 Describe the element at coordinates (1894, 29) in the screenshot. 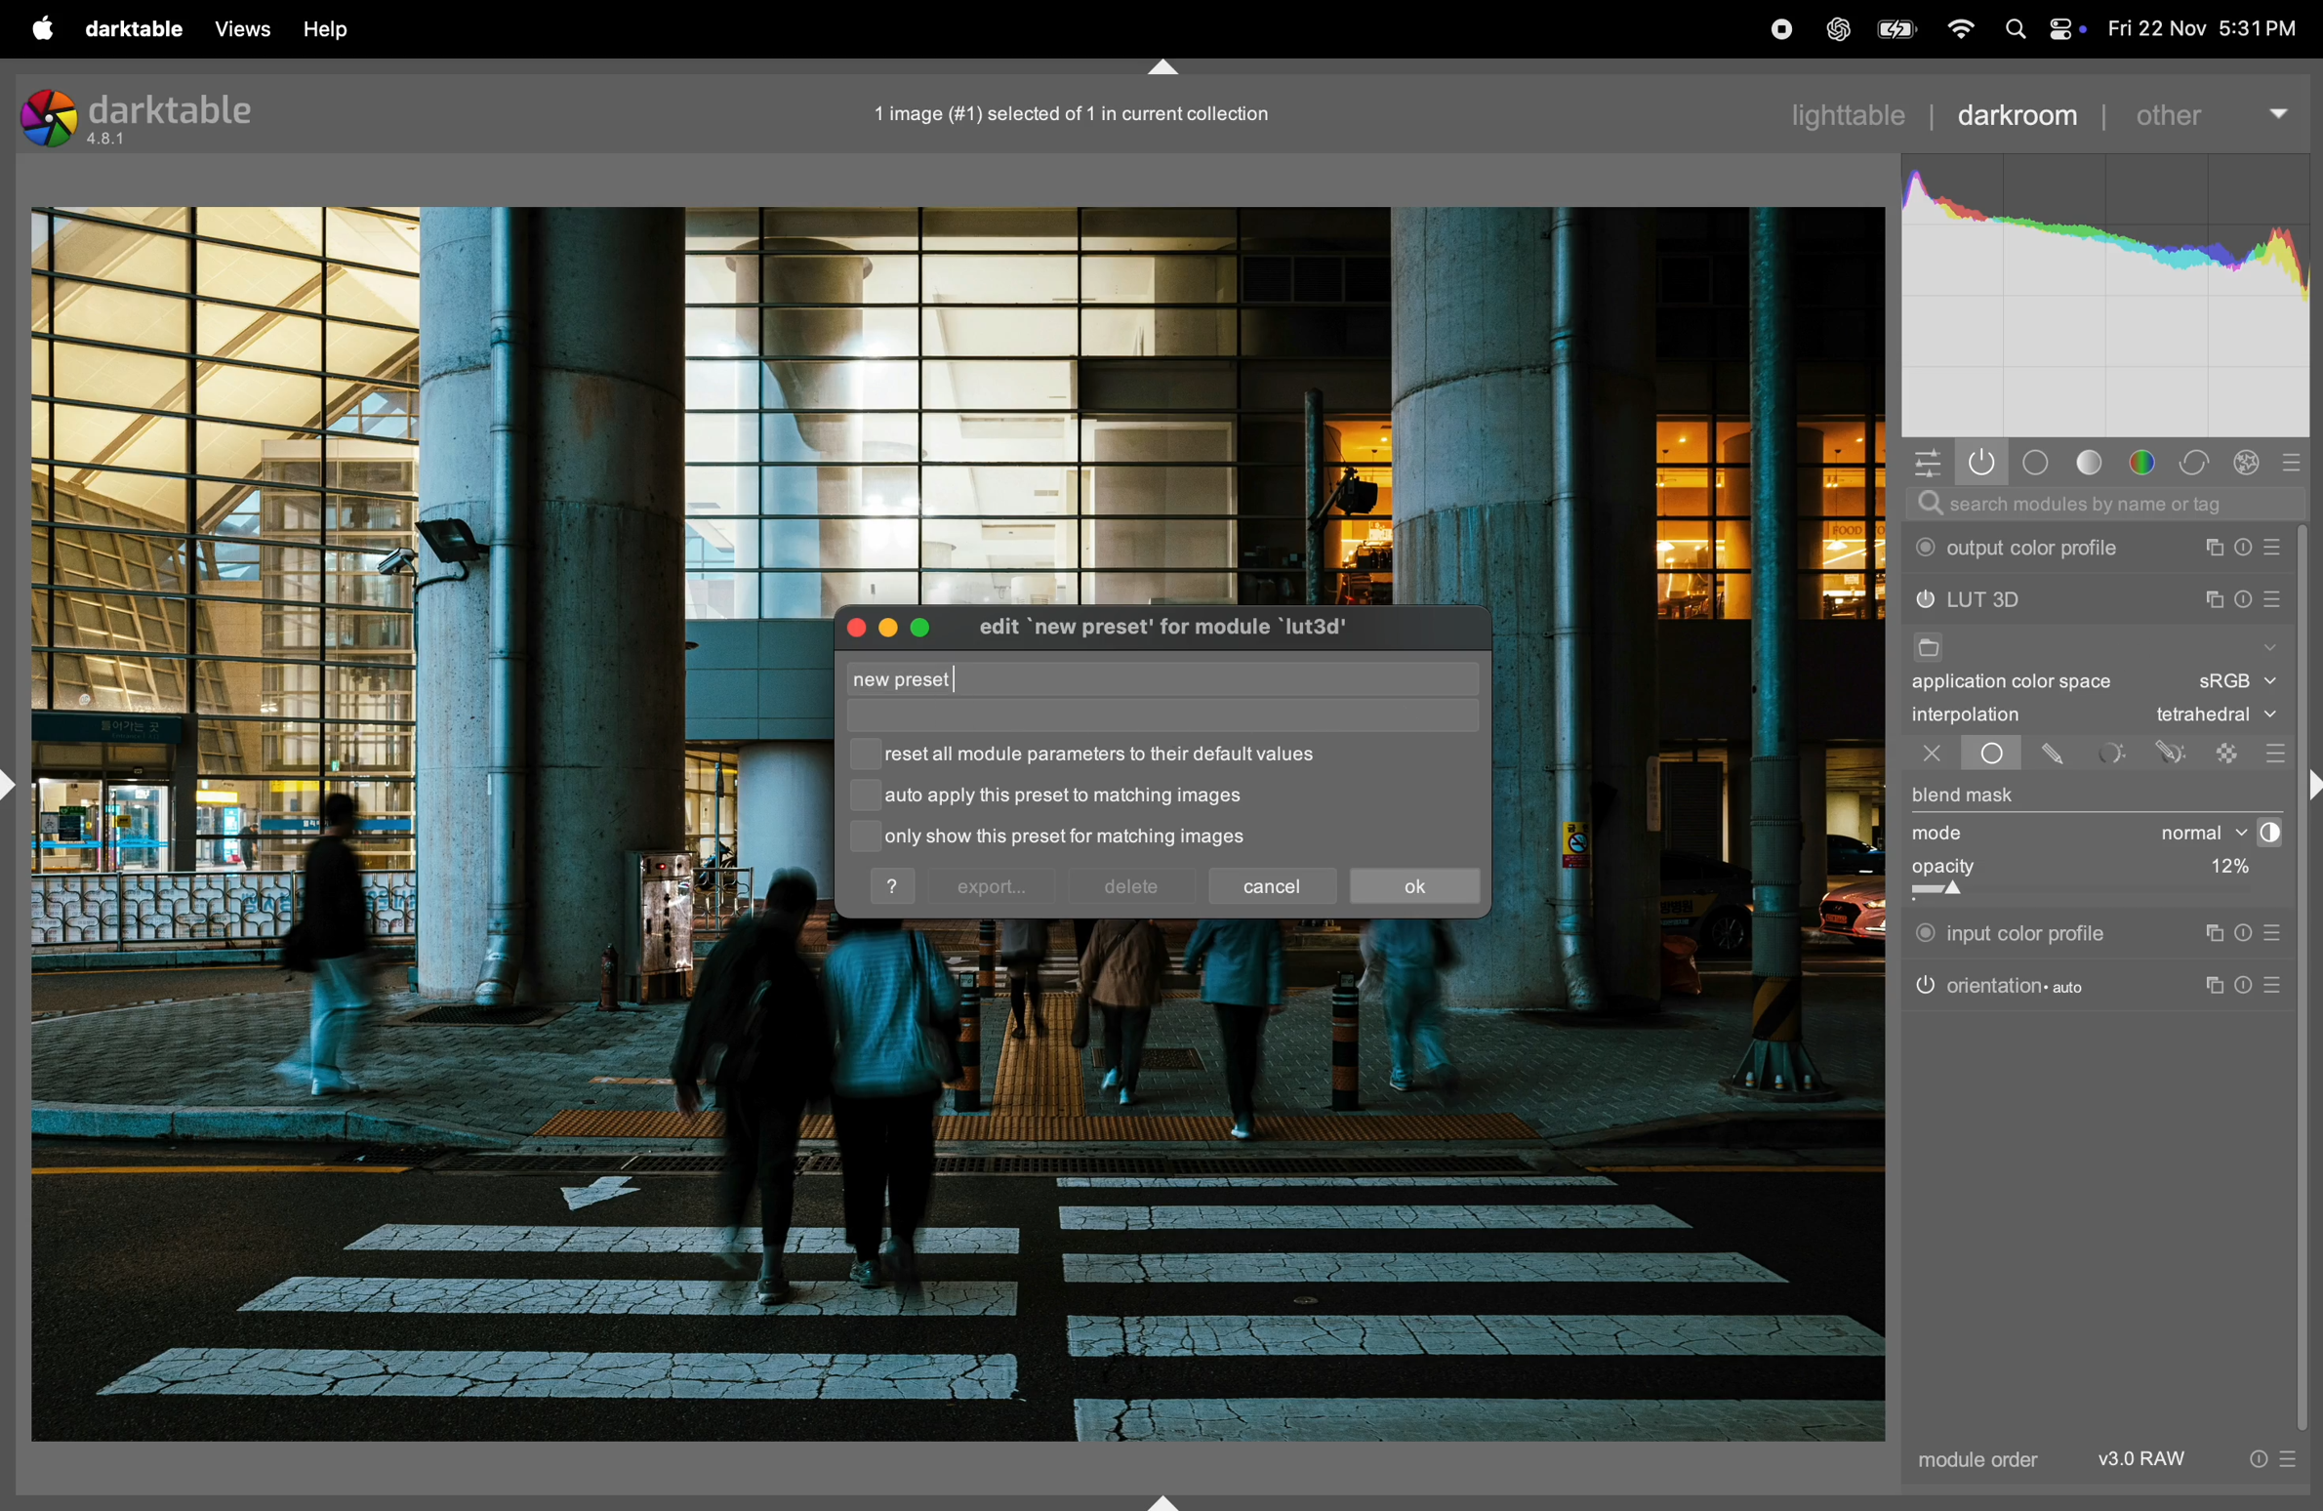

I see `battery` at that location.